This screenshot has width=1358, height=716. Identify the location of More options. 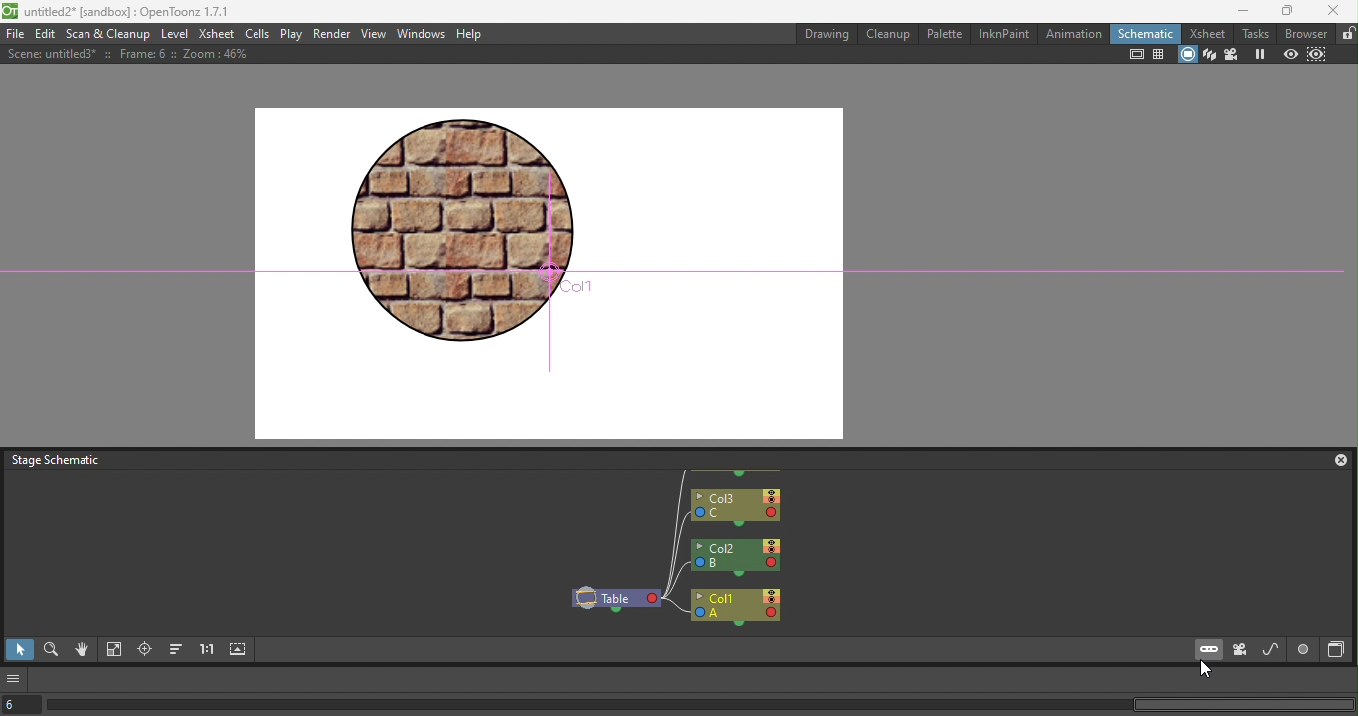
(15, 679).